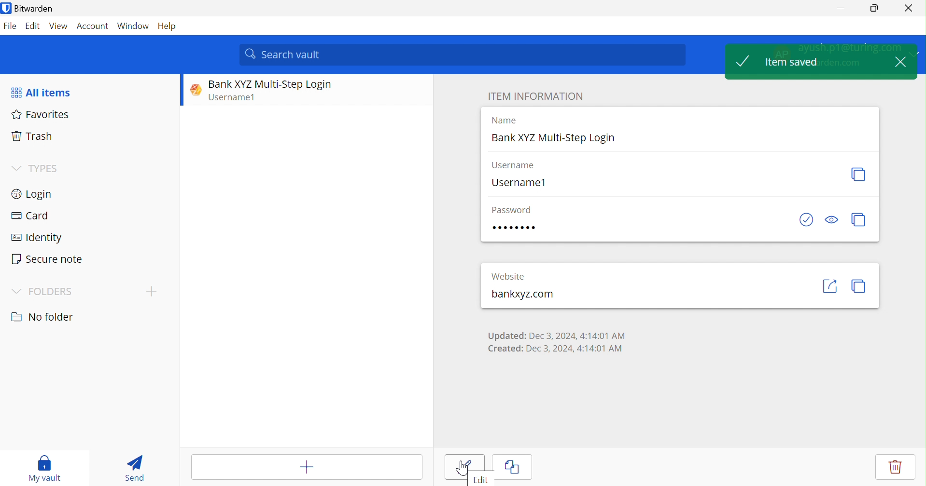  I want to click on Bitwarden, so click(30, 9).